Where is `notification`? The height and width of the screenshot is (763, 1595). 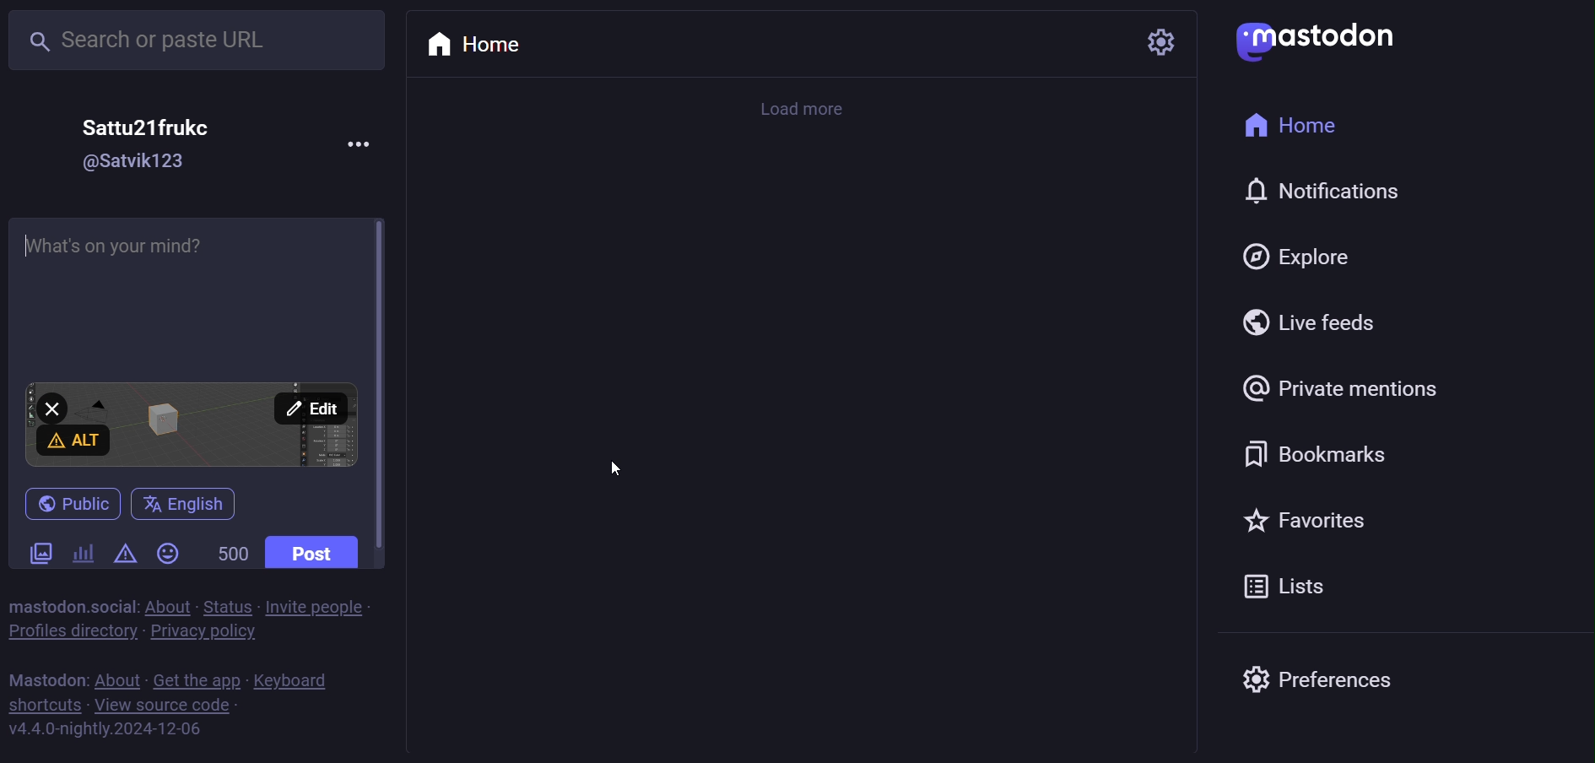
notification is located at coordinates (1322, 193).